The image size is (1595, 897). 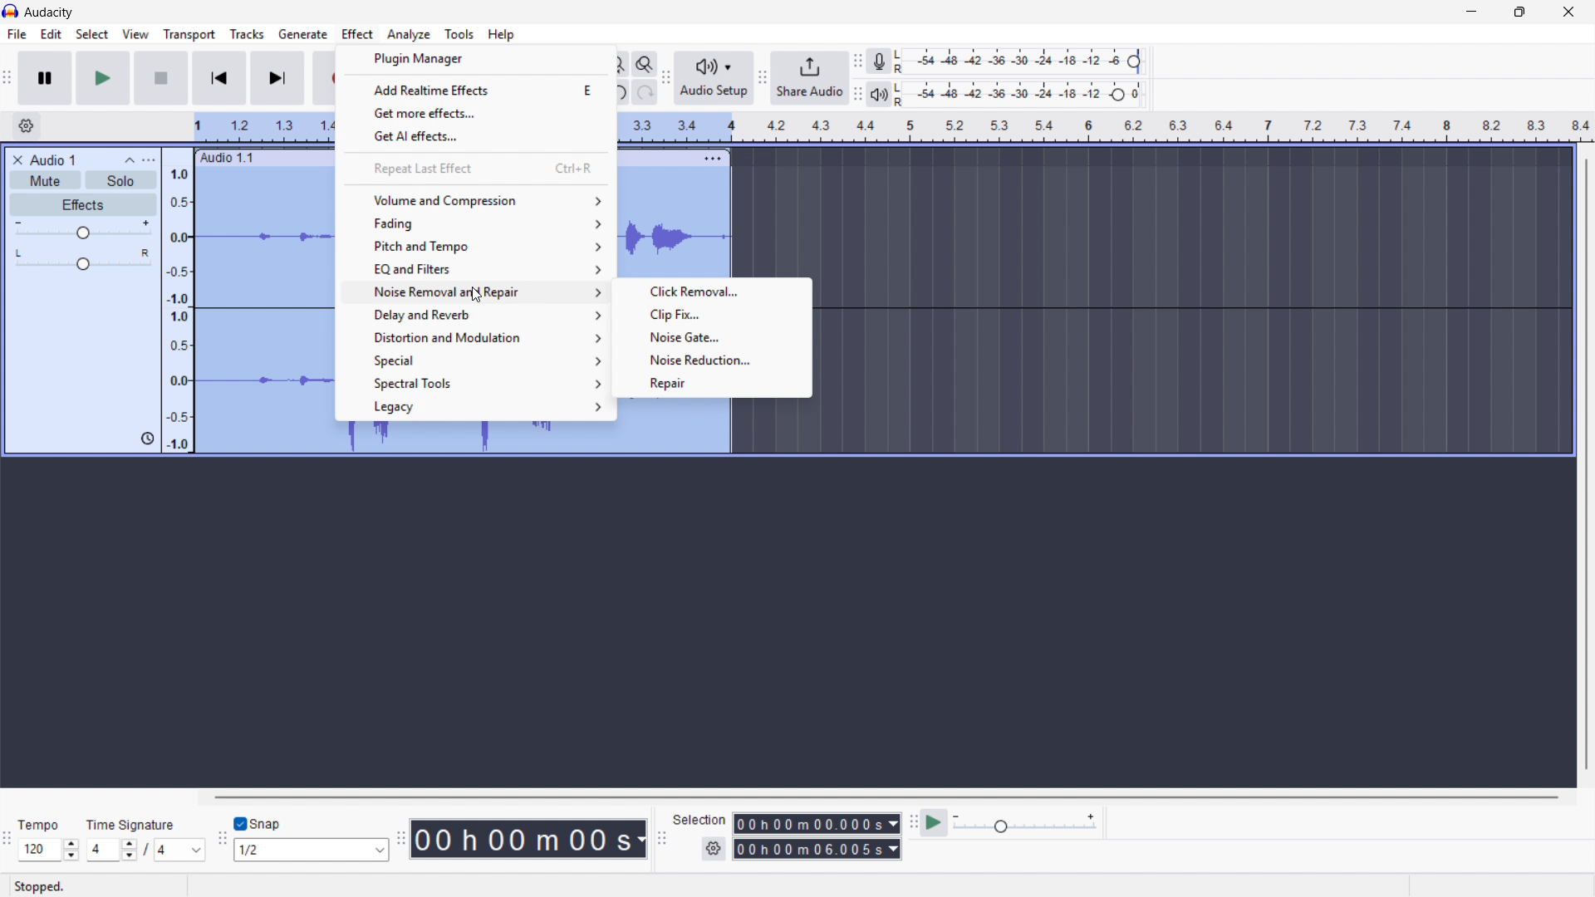 I want to click on Cursor, so click(x=465, y=294).